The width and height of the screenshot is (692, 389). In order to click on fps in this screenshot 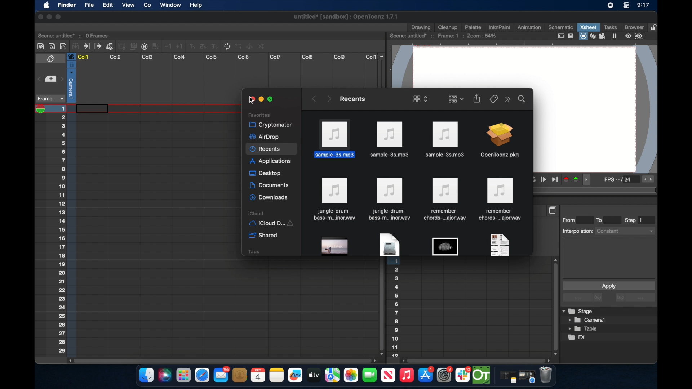, I will do `click(618, 181)`.